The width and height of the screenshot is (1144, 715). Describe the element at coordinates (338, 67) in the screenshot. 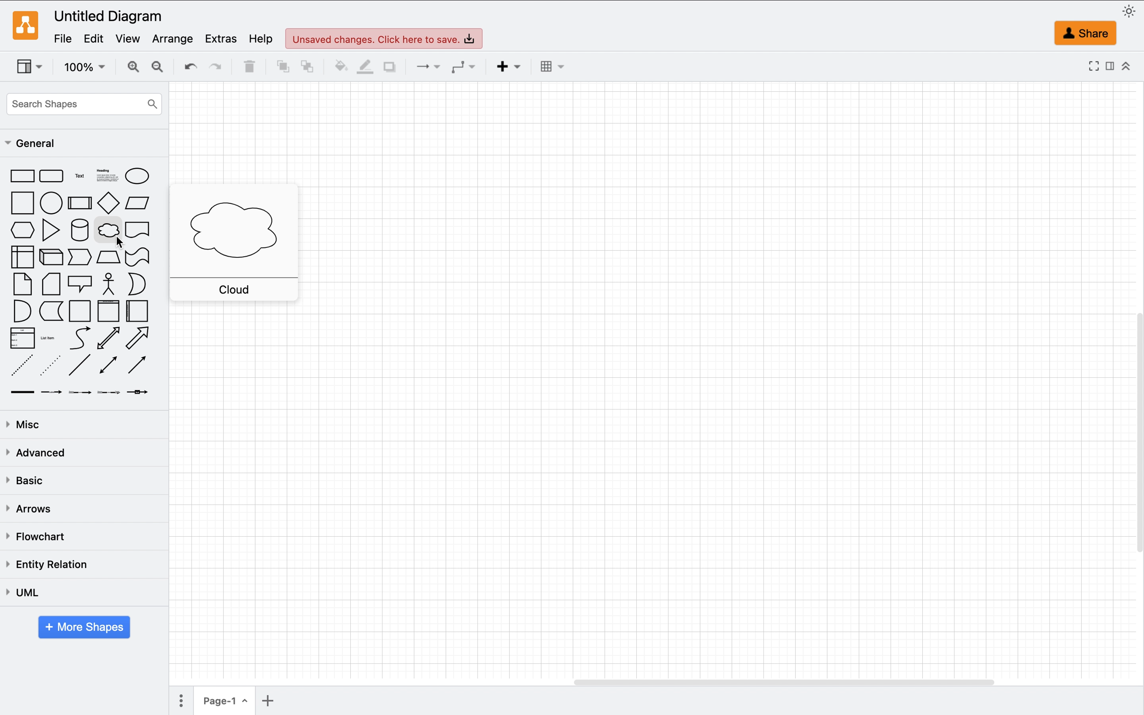

I see `fill color` at that location.